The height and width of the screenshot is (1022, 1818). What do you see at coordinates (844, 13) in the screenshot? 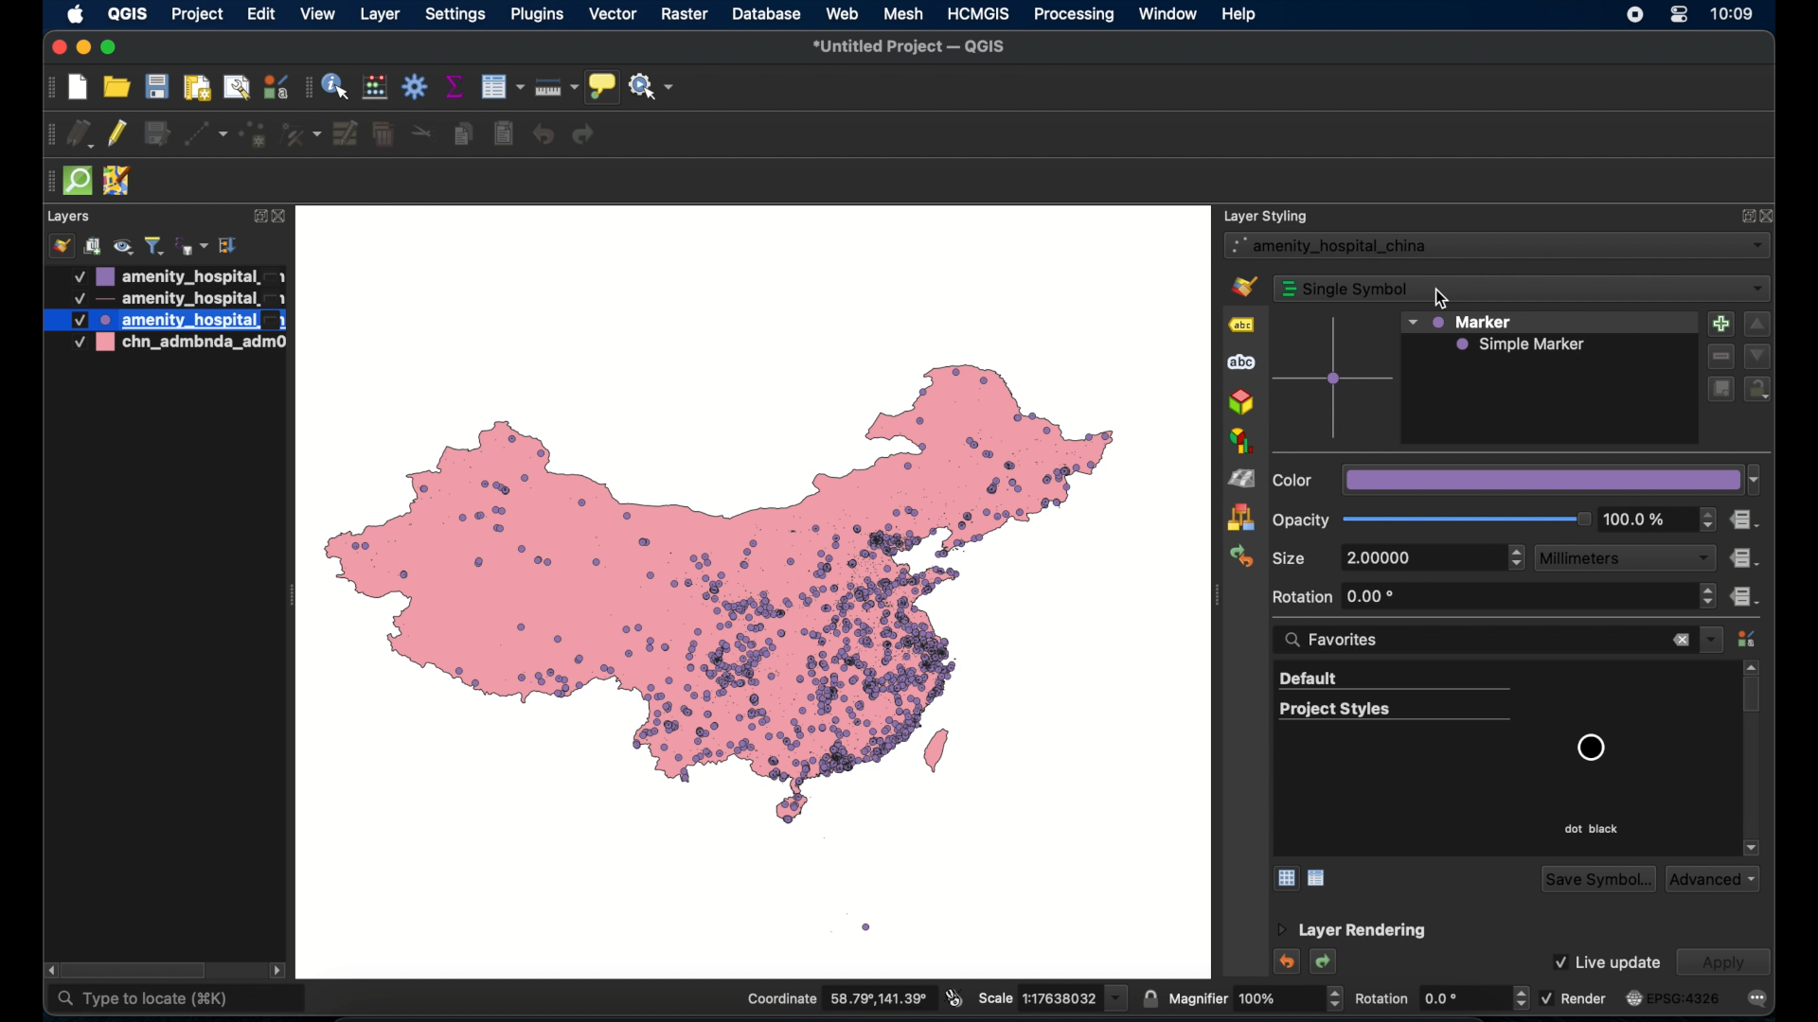
I see `web` at bounding box center [844, 13].